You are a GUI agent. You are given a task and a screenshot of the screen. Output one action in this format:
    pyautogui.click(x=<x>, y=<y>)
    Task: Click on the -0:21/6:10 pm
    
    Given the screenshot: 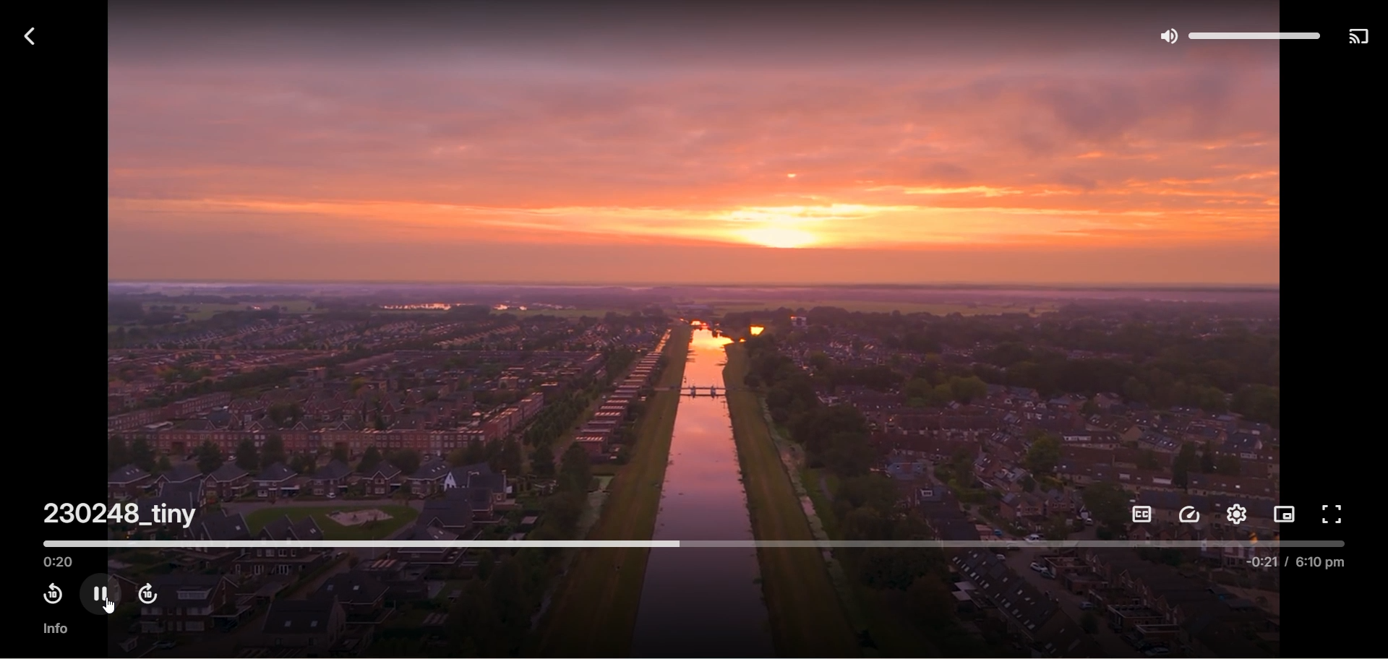 What is the action you would take?
    pyautogui.click(x=1292, y=566)
    